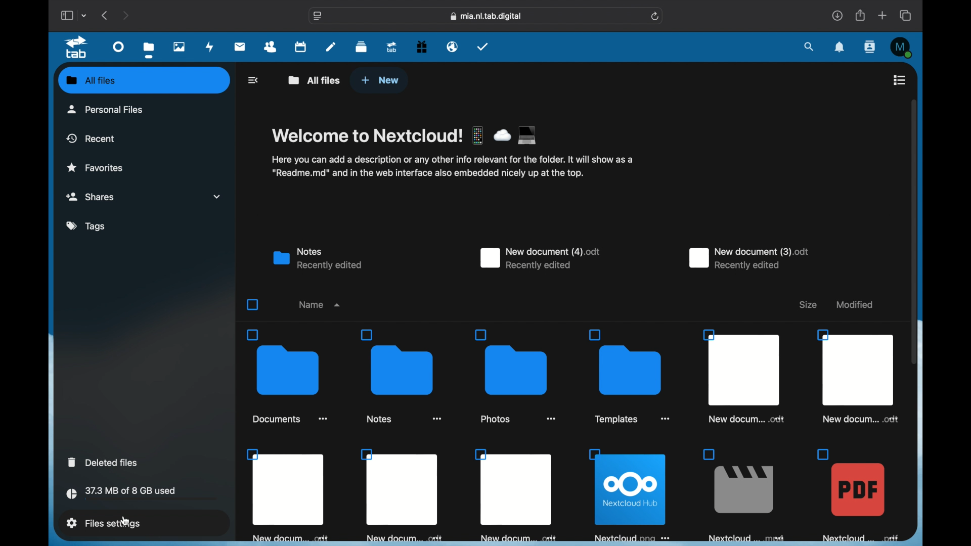 The image size is (971, 546). I want to click on folder, so click(287, 377).